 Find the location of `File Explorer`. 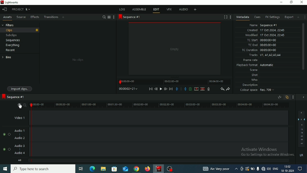

File Explorer is located at coordinates (103, 169).